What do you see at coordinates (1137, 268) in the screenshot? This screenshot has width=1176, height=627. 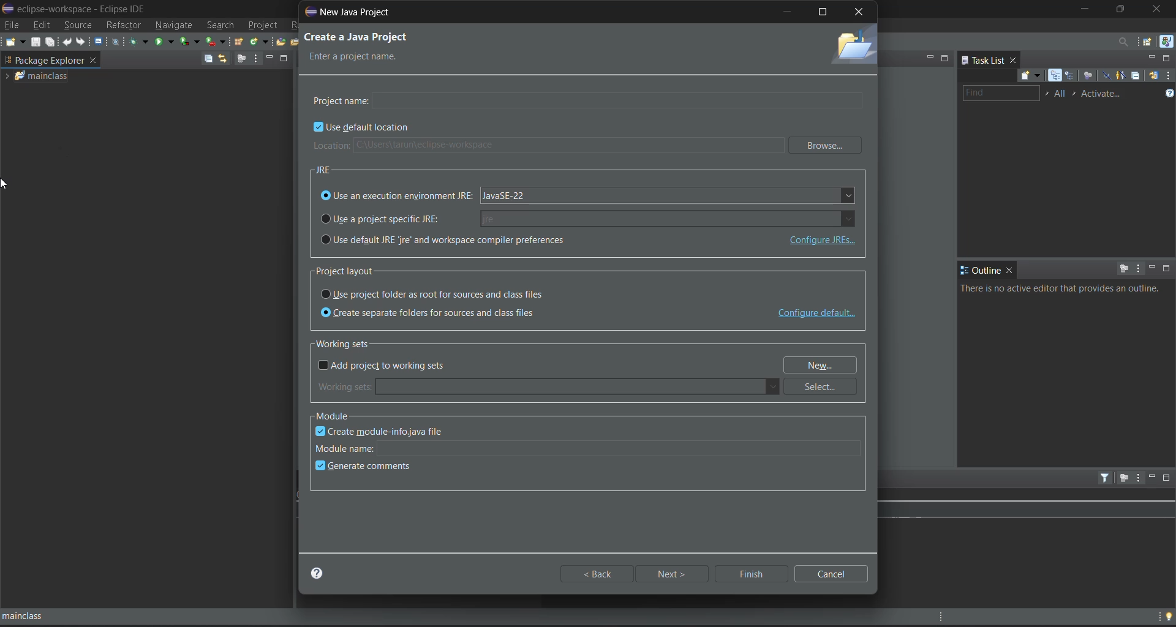 I see `view menu` at bounding box center [1137, 268].